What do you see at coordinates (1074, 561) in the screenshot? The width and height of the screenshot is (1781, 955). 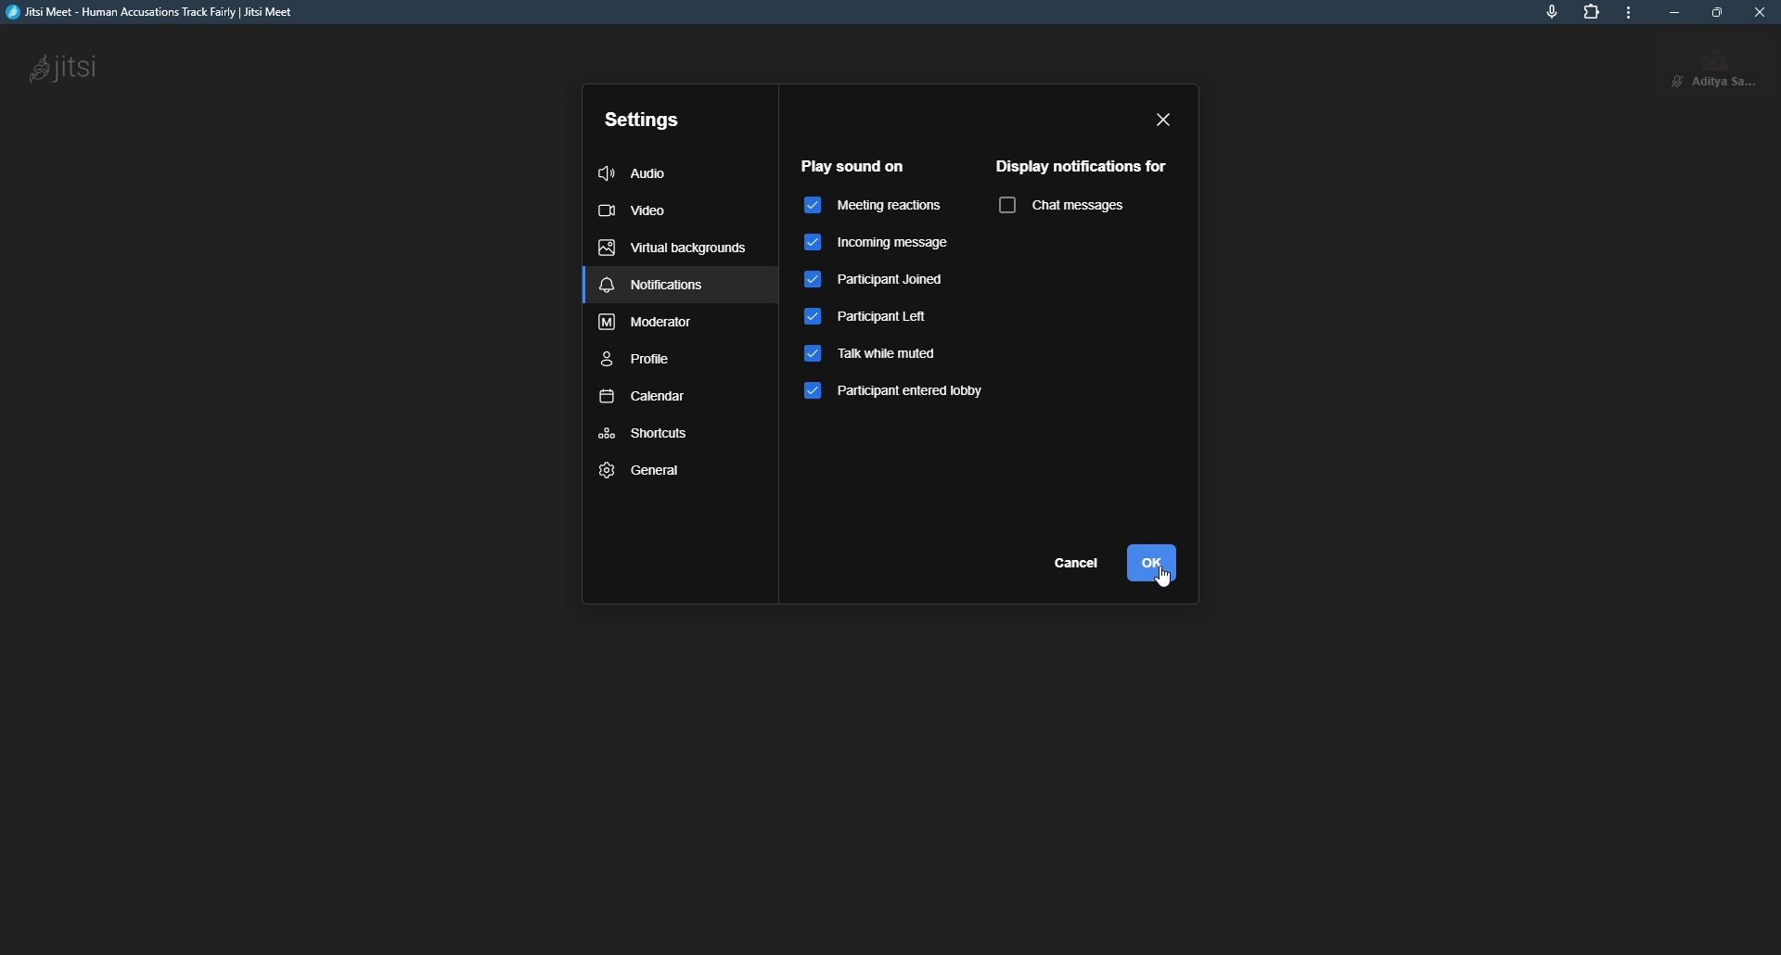 I see `cancel` at bounding box center [1074, 561].